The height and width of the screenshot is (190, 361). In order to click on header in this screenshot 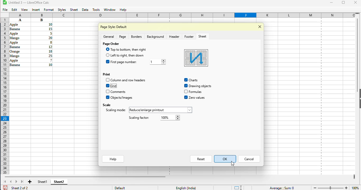, I will do `click(174, 36)`.